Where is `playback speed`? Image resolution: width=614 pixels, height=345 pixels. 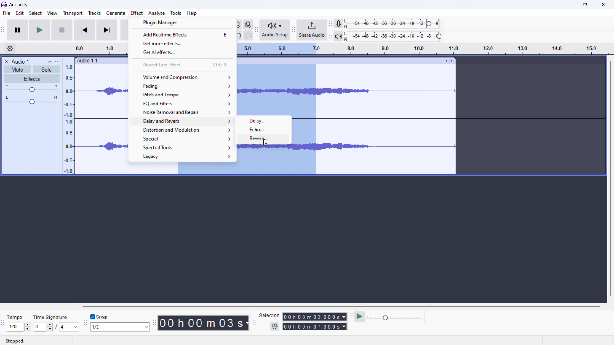 playback speed is located at coordinates (394, 316).